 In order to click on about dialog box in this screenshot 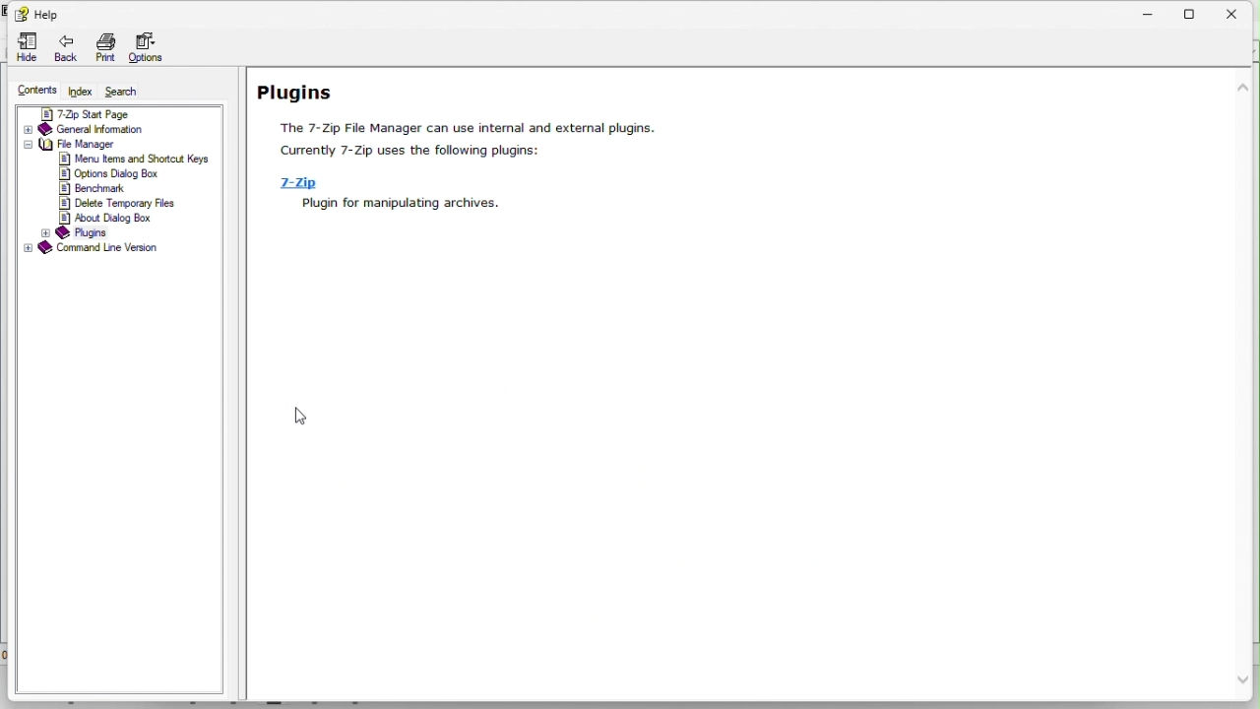, I will do `click(111, 217)`.